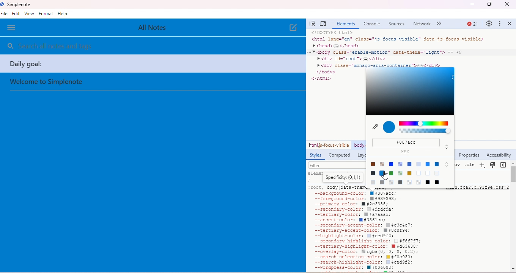 The height and width of the screenshot is (273, 516). Describe the element at coordinates (324, 24) in the screenshot. I see `toggle device toolbar` at that location.